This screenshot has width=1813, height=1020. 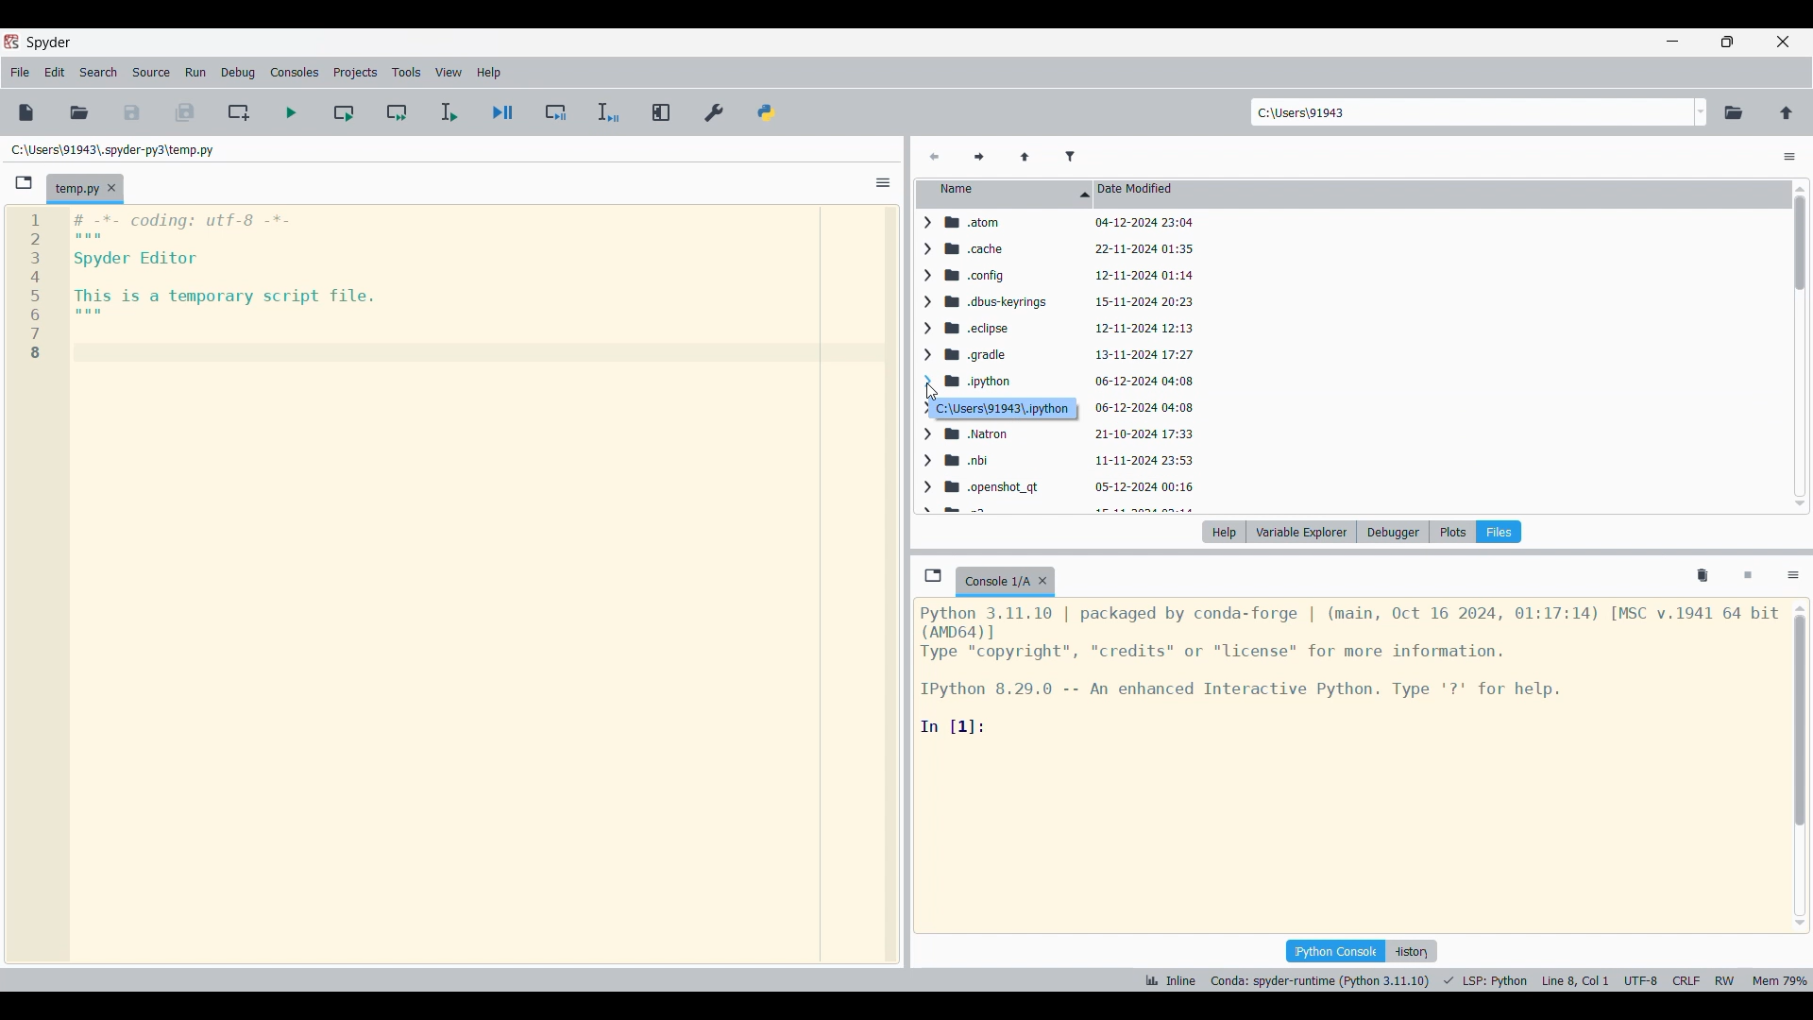 What do you see at coordinates (1335, 951) in the screenshot?
I see `IPython console` at bounding box center [1335, 951].